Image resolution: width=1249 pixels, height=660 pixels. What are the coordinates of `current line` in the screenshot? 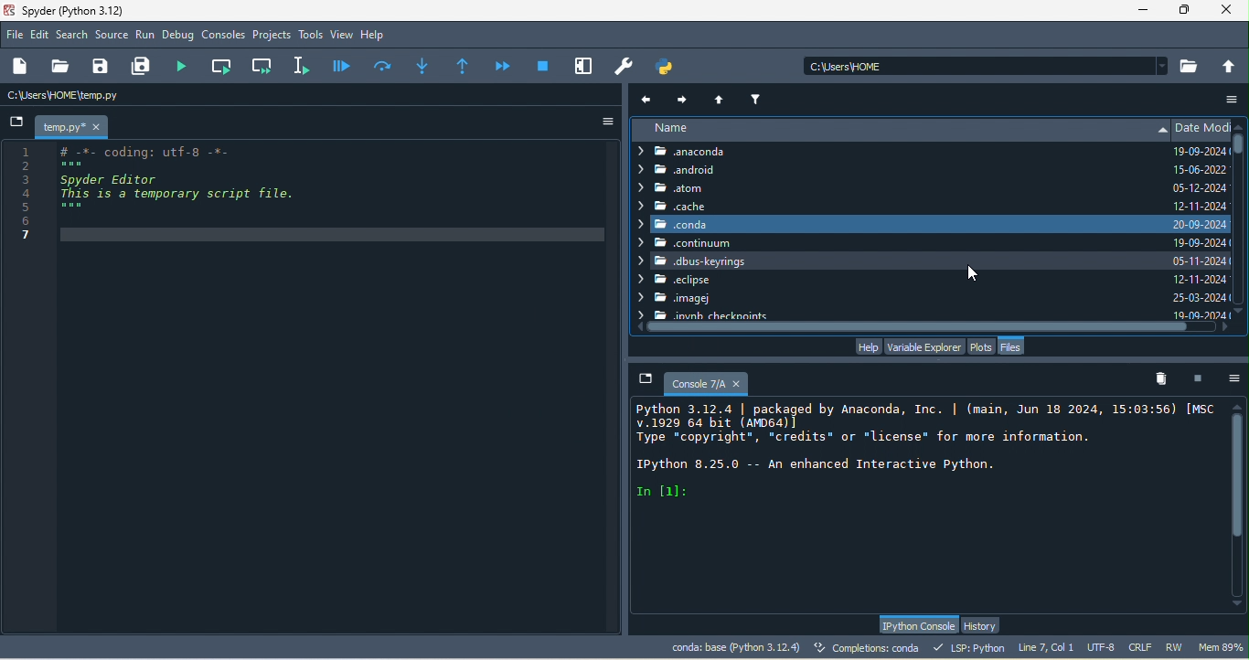 It's located at (304, 65).